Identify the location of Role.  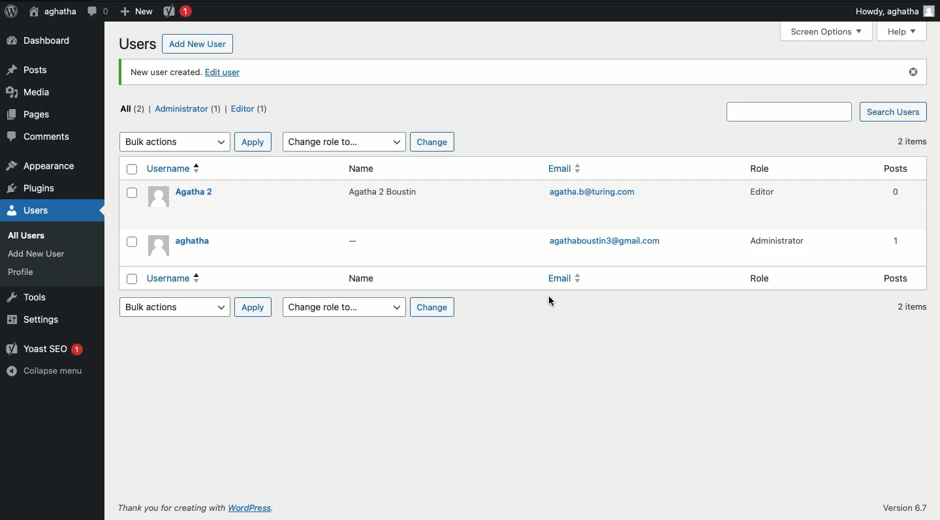
(760, 280).